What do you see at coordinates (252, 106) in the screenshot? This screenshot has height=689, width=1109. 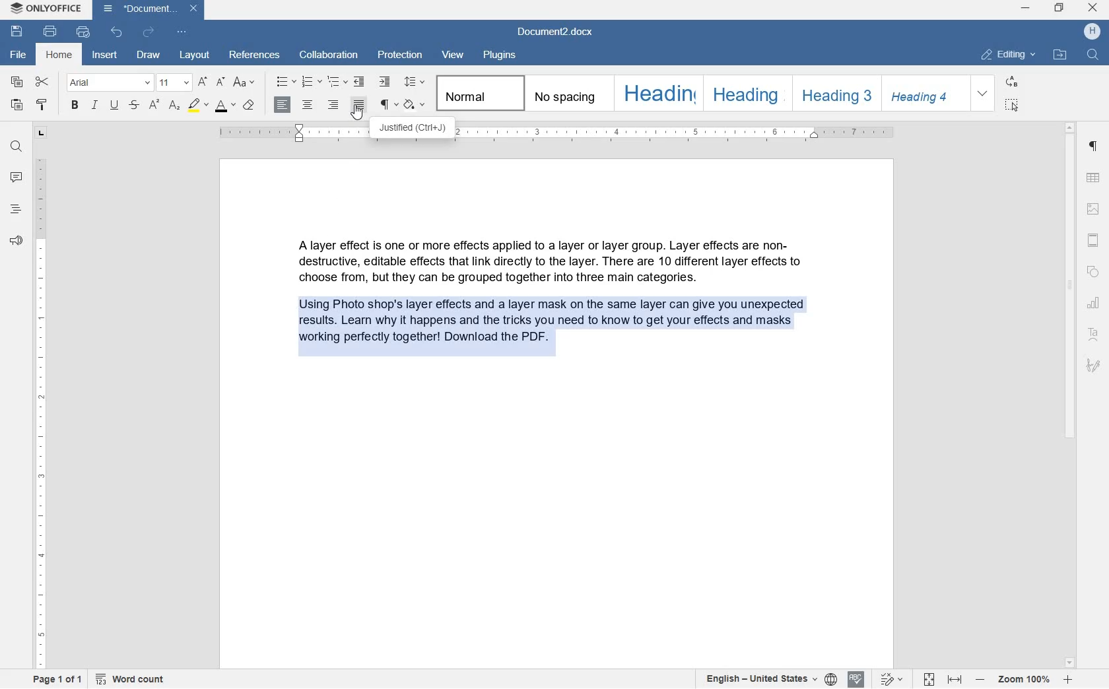 I see `CLEAR STYLE` at bounding box center [252, 106].